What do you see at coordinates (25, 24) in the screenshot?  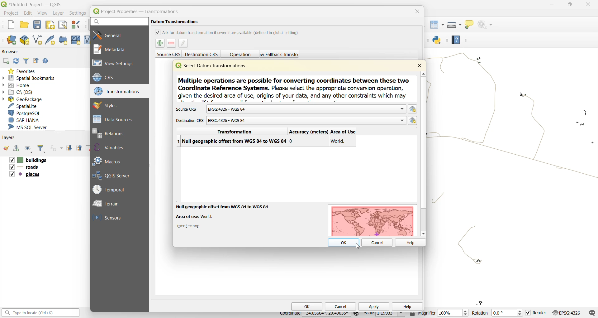 I see `open` at bounding box center [25, 24].